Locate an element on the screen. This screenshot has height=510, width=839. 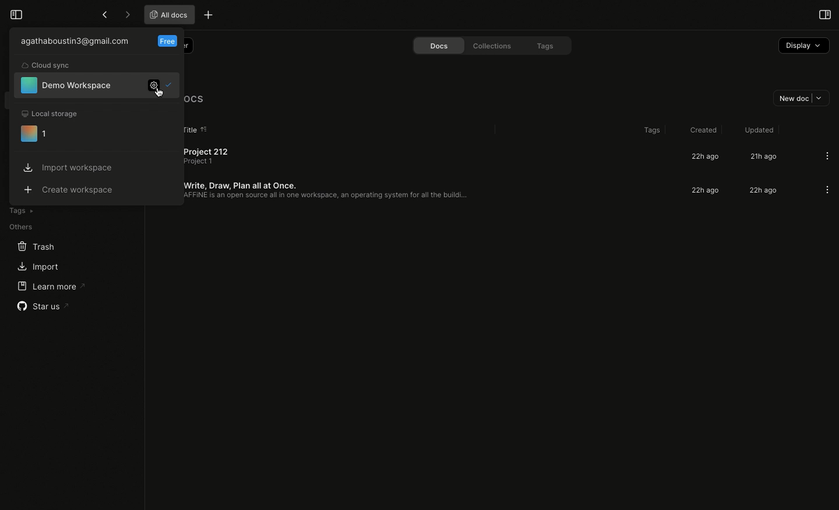
Tags is located at coordinates (20, 211).